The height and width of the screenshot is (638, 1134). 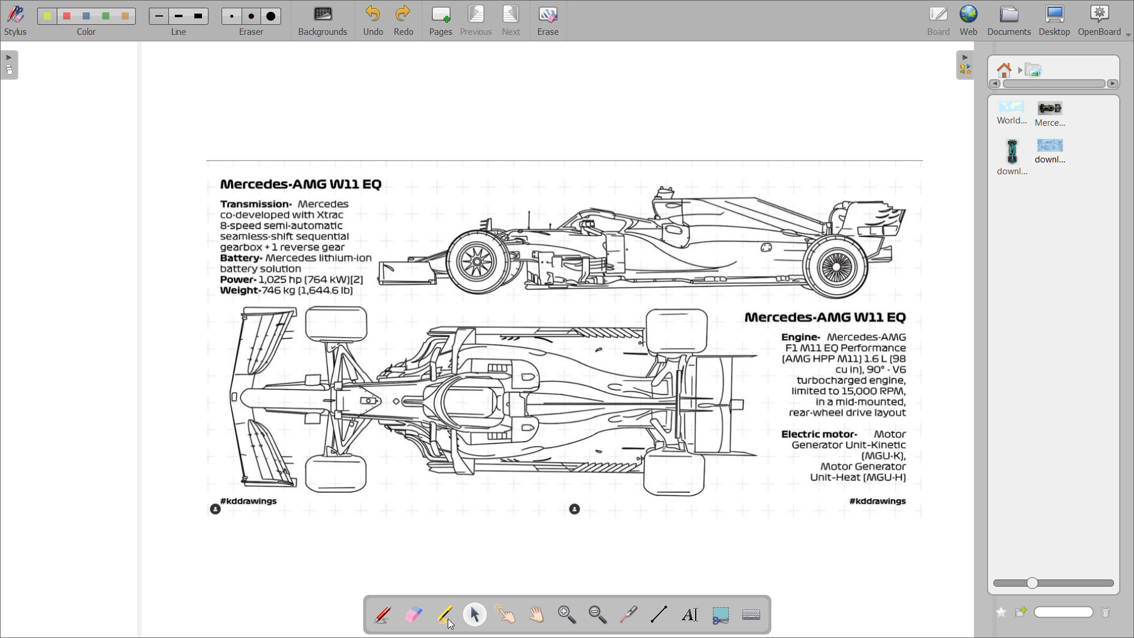 I want to click on color 5, so click(x=126, y=16).